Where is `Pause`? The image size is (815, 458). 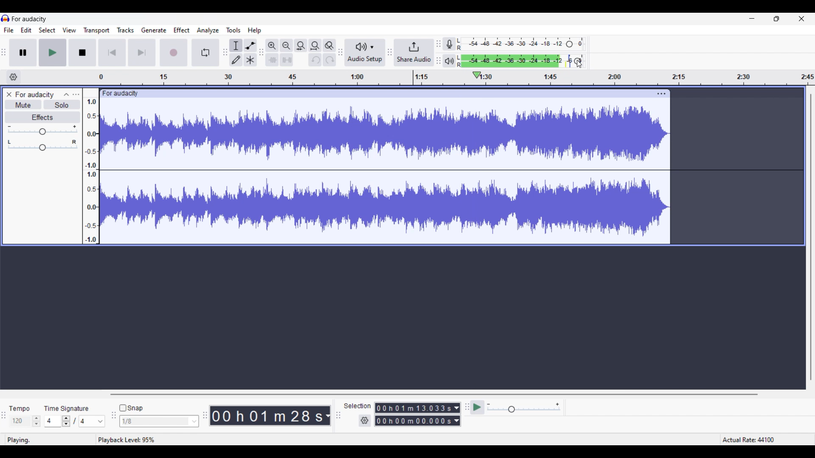
Pause is located at coordinates (22, 52).